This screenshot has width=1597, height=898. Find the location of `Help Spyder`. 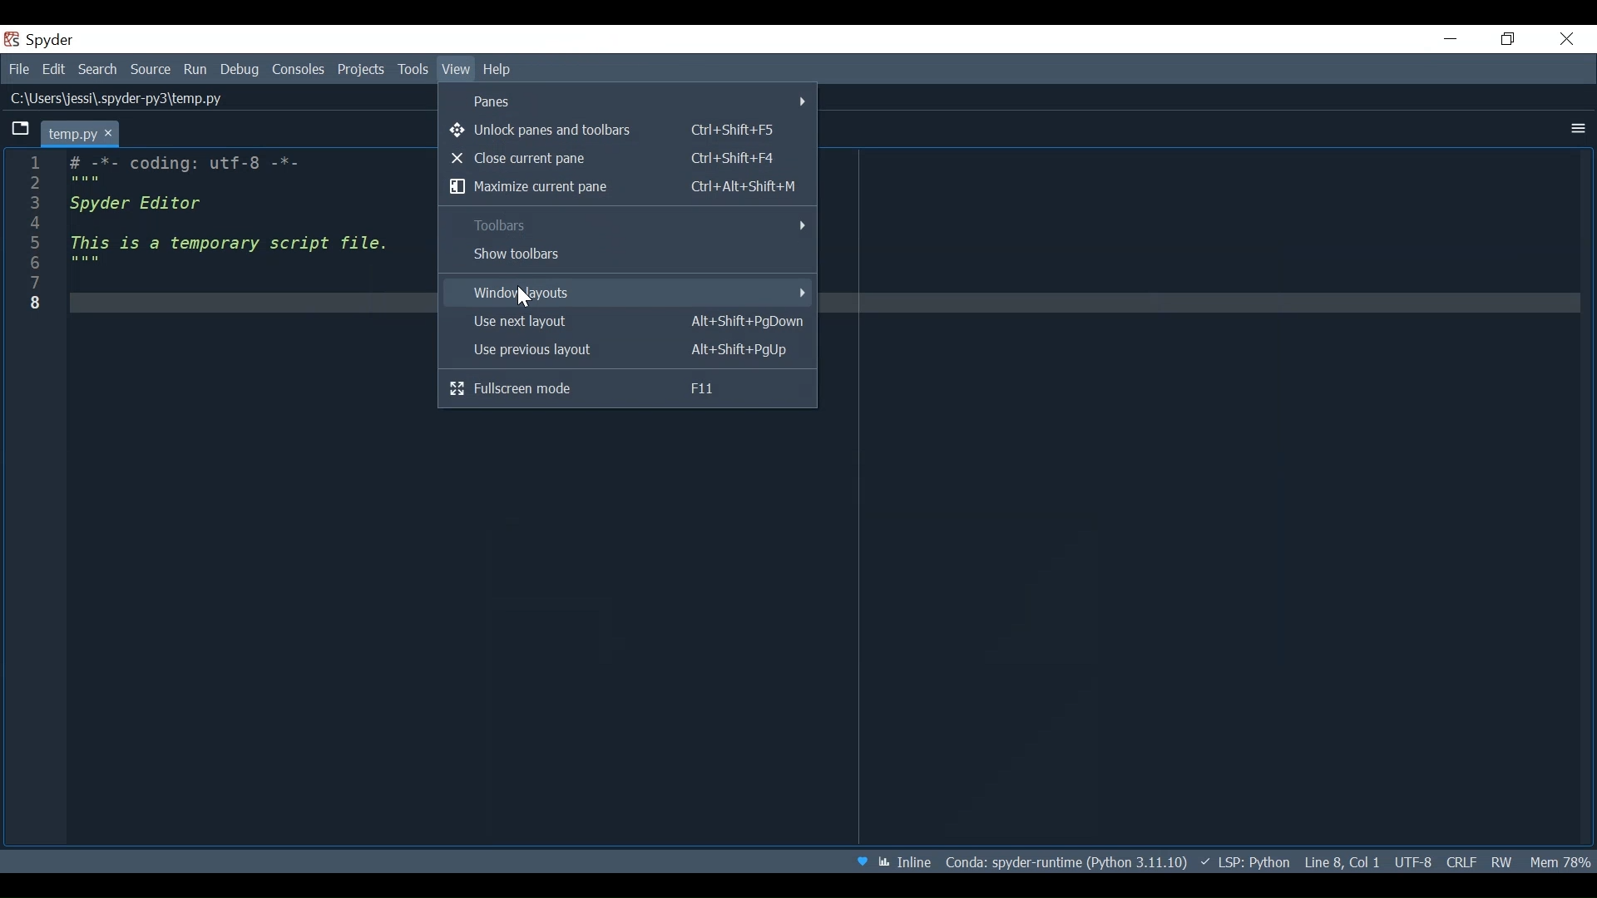

Help Spyder is located at coordinates (860, 861).